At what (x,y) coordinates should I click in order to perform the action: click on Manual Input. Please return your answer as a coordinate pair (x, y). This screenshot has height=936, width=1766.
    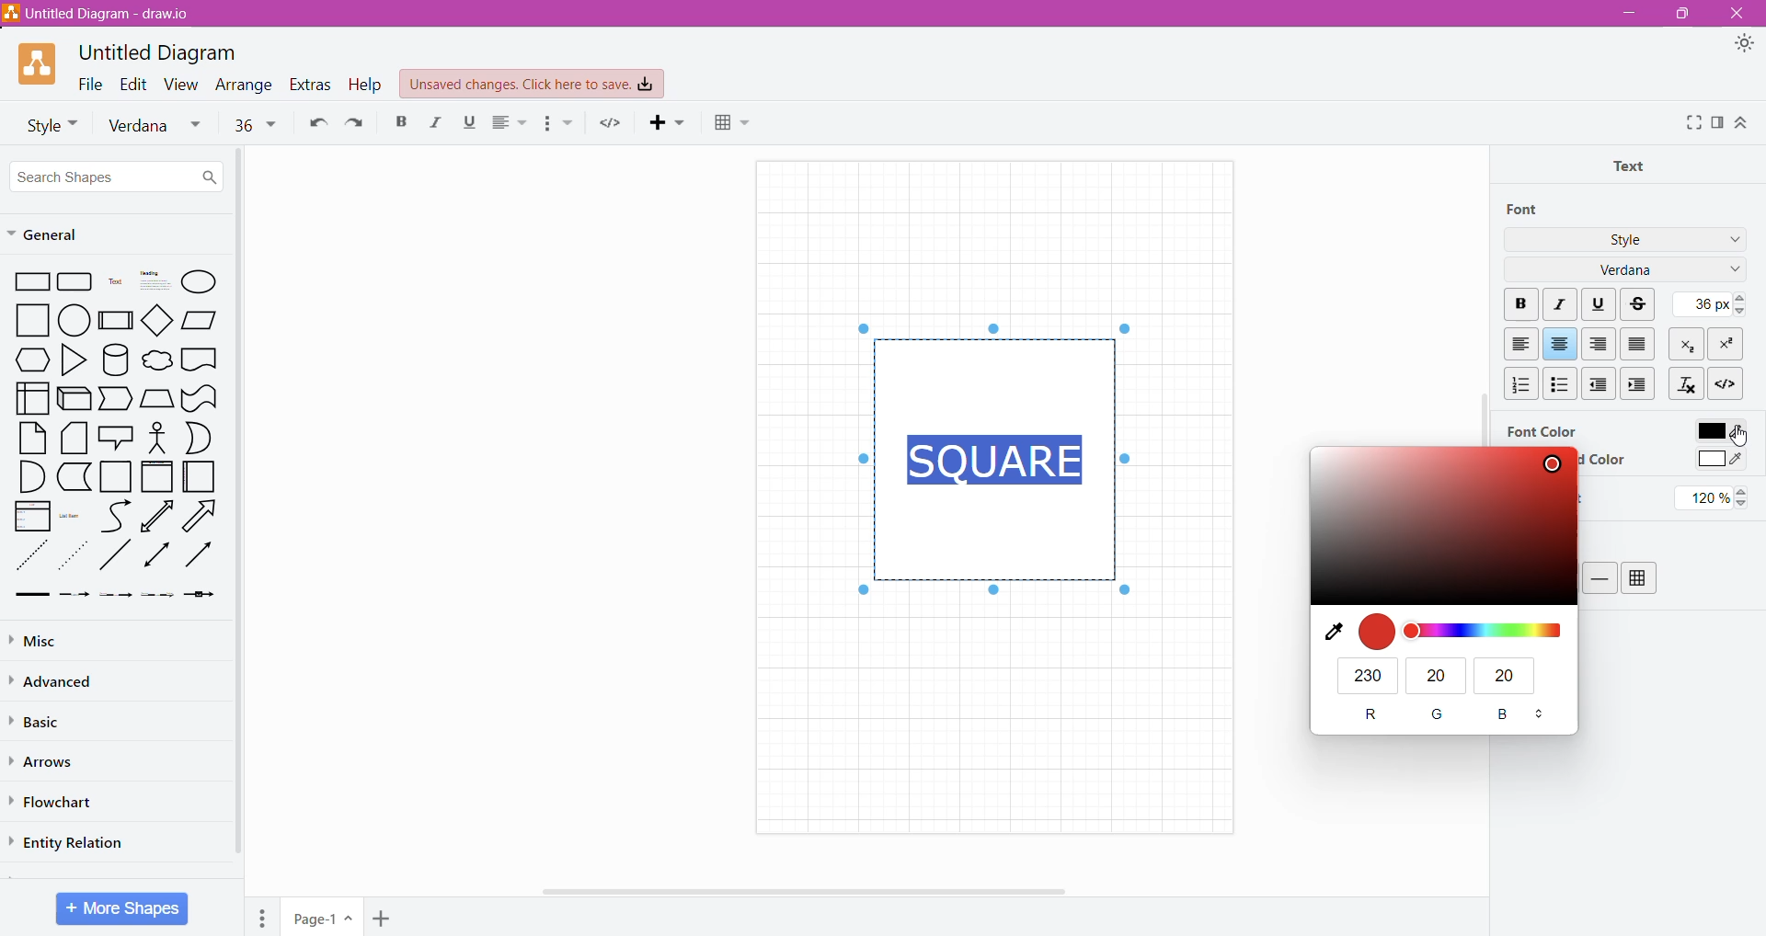
    Looking at the image, I should click on (156, 399).